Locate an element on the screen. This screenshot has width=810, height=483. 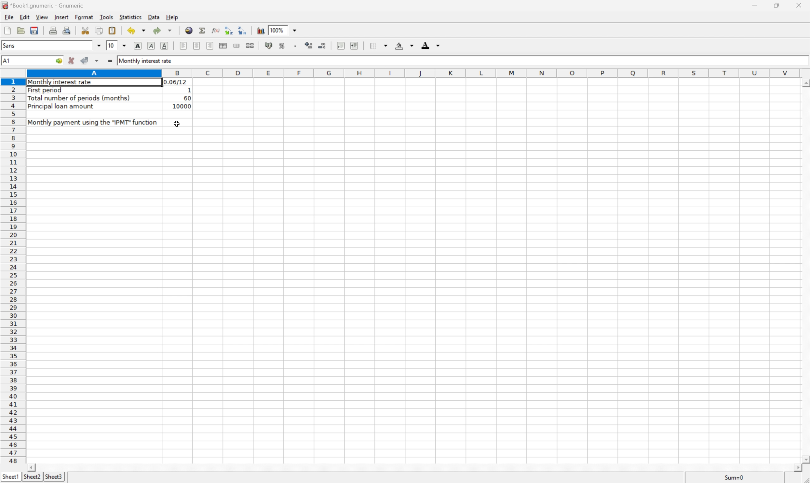
10000 is located at coordinates (180, 107).